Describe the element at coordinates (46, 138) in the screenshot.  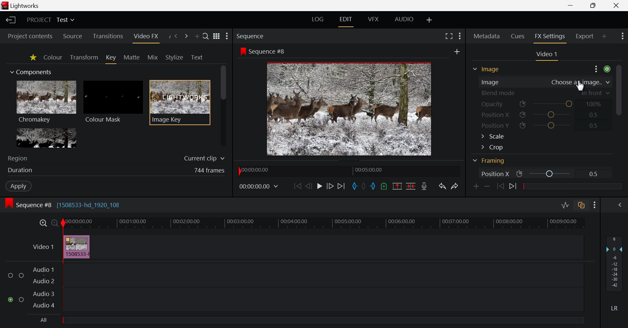
I see `Lumakey` at that location.